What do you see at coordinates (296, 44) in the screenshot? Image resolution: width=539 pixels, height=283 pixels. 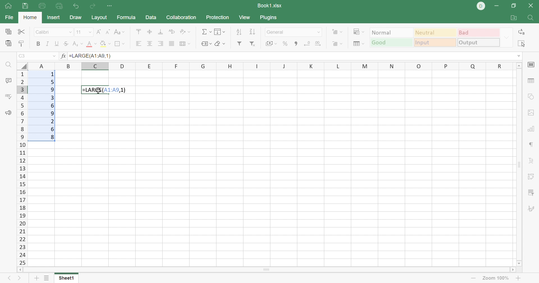 I see `Scroll Bar` at bounding box center [296, 44].